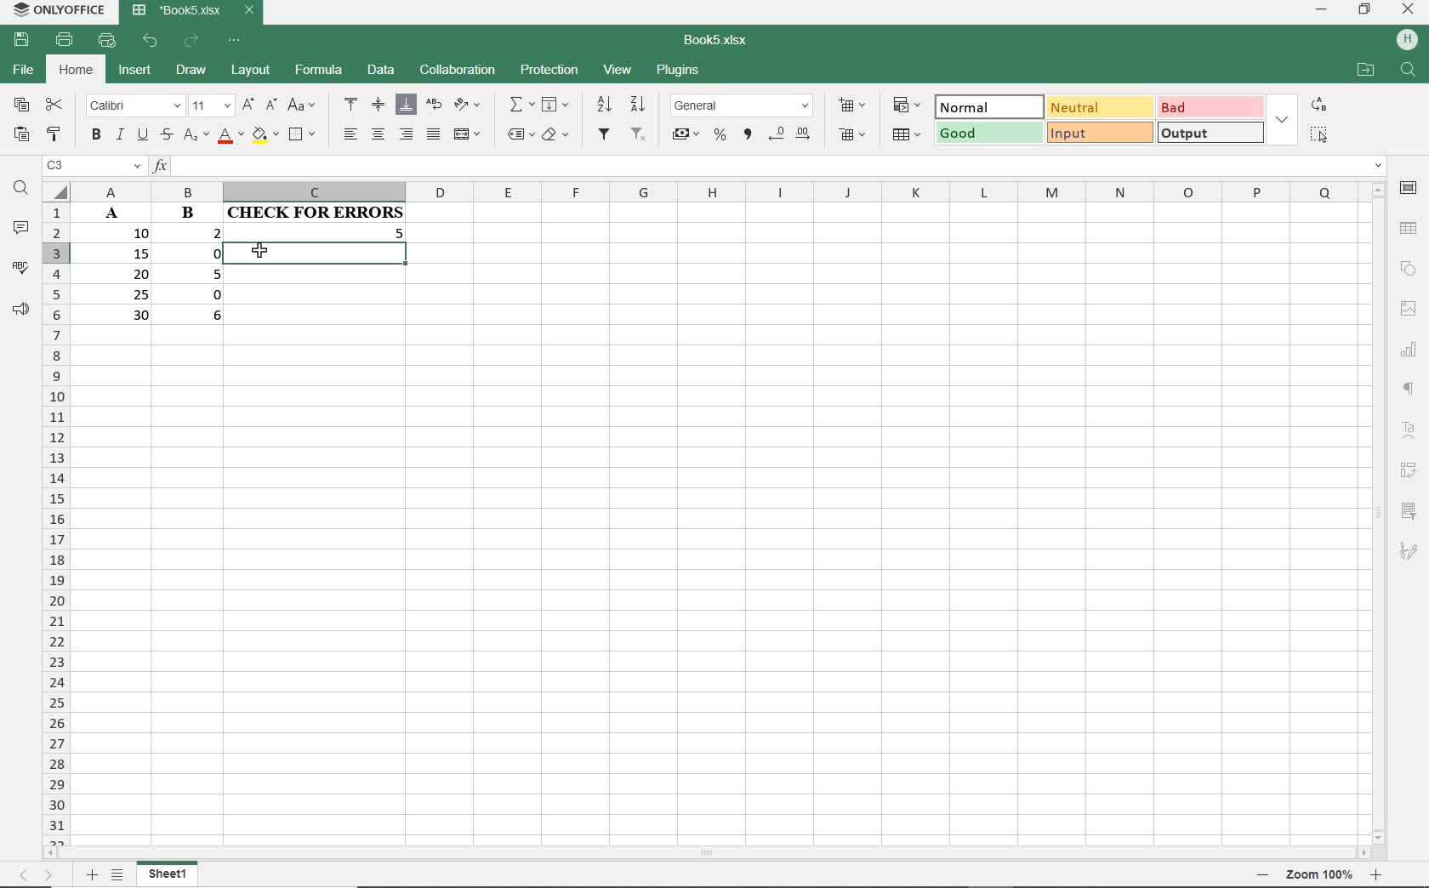  Describe the element at coordinates (1098, 106) in the screenshot. I see `NEUTRAL` at that location.